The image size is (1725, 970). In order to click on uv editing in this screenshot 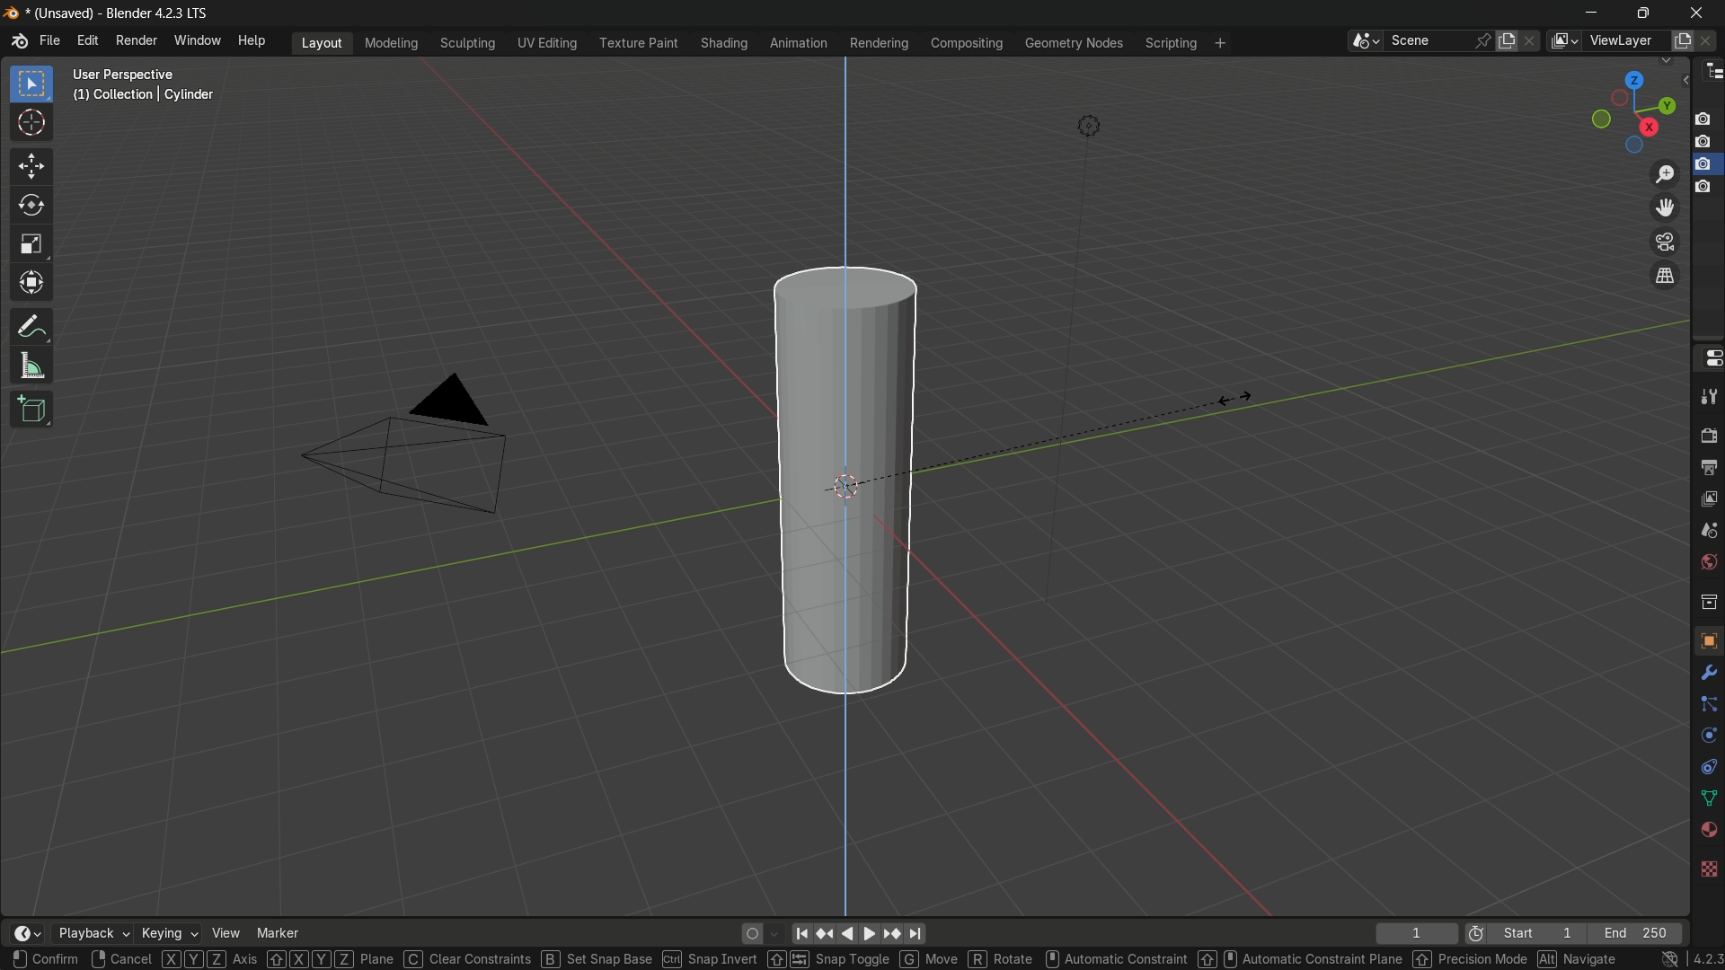, I will do `click(546, 43)`.